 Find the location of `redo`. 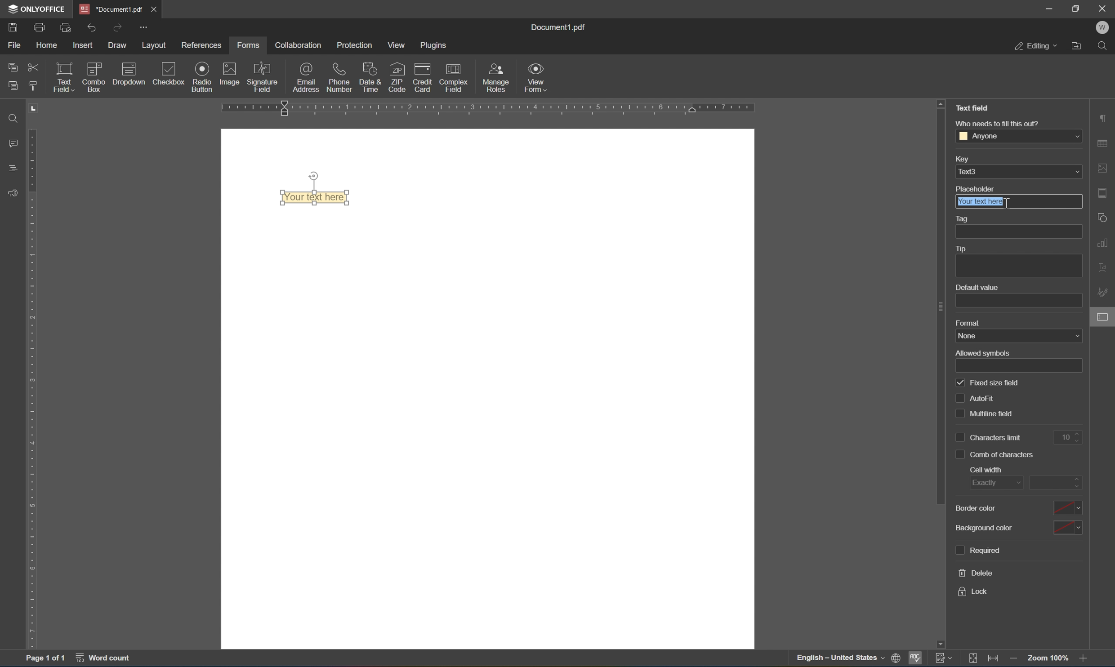

redo is located at coordinates (117, 27).